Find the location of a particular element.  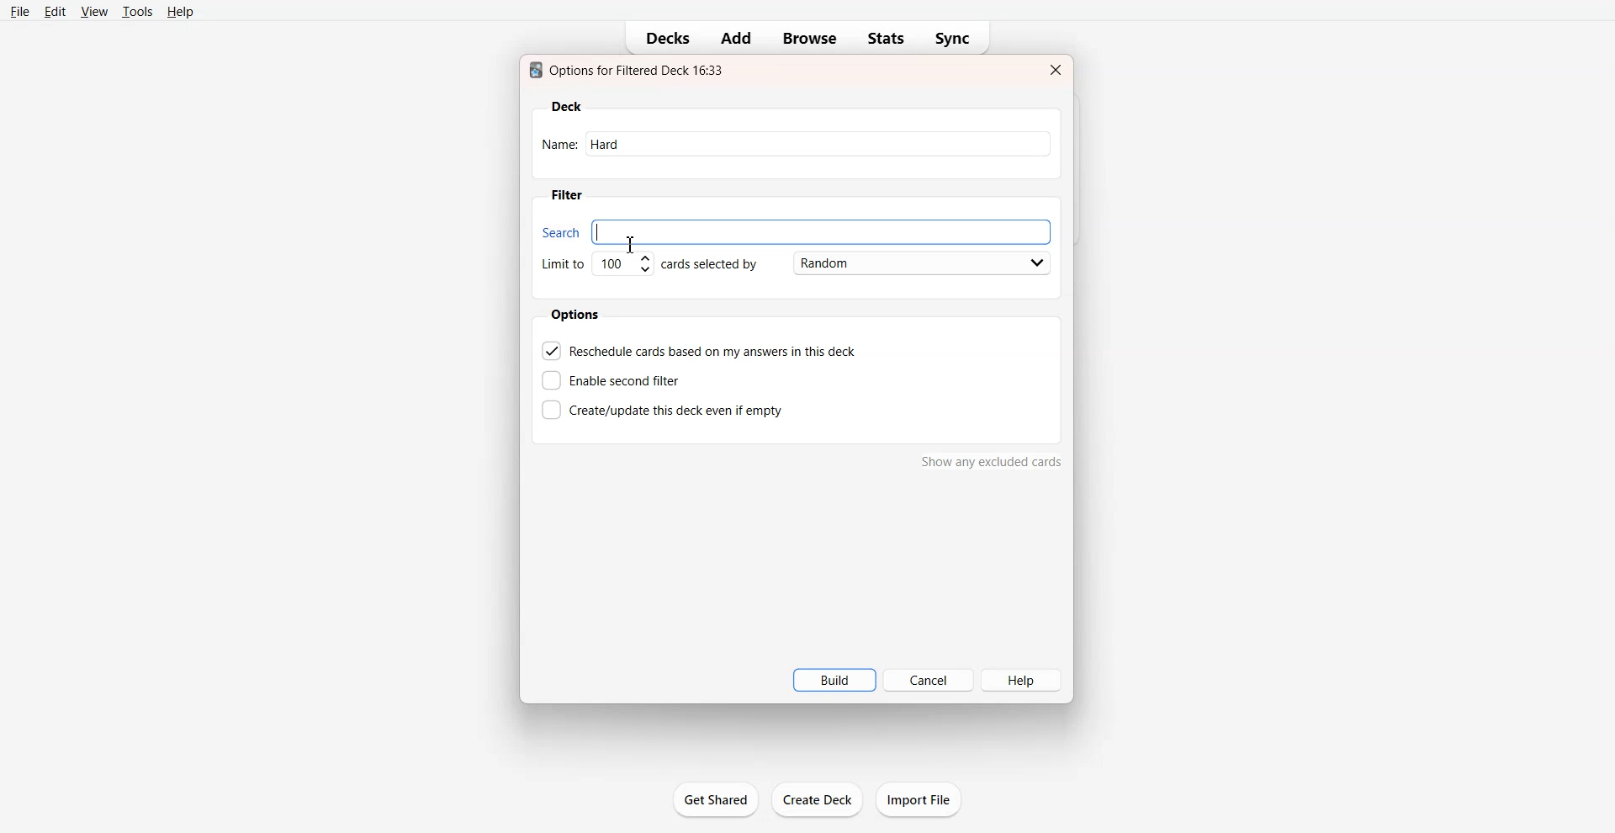

Close is located at coordinates (1054, 70).